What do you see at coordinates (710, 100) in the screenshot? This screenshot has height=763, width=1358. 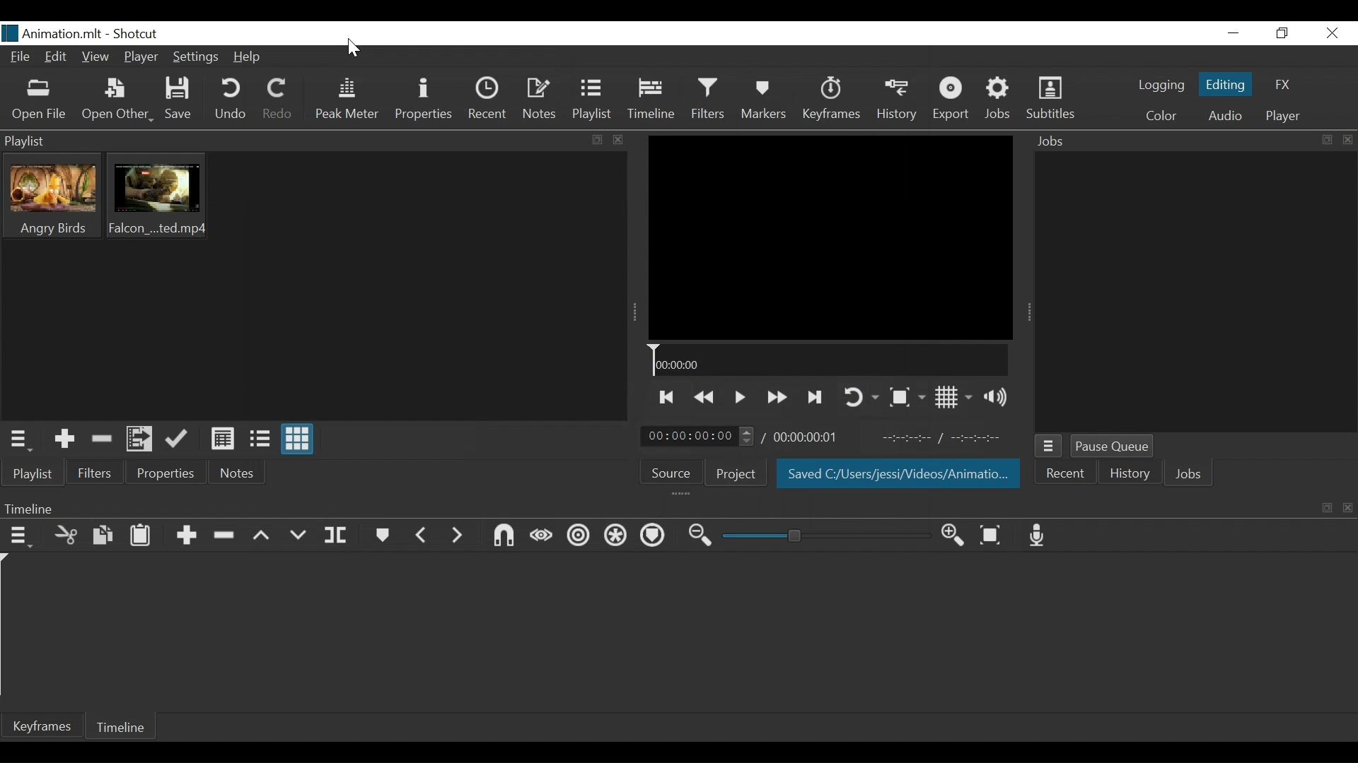 I see `Filters` at bounding box center [710, 100].